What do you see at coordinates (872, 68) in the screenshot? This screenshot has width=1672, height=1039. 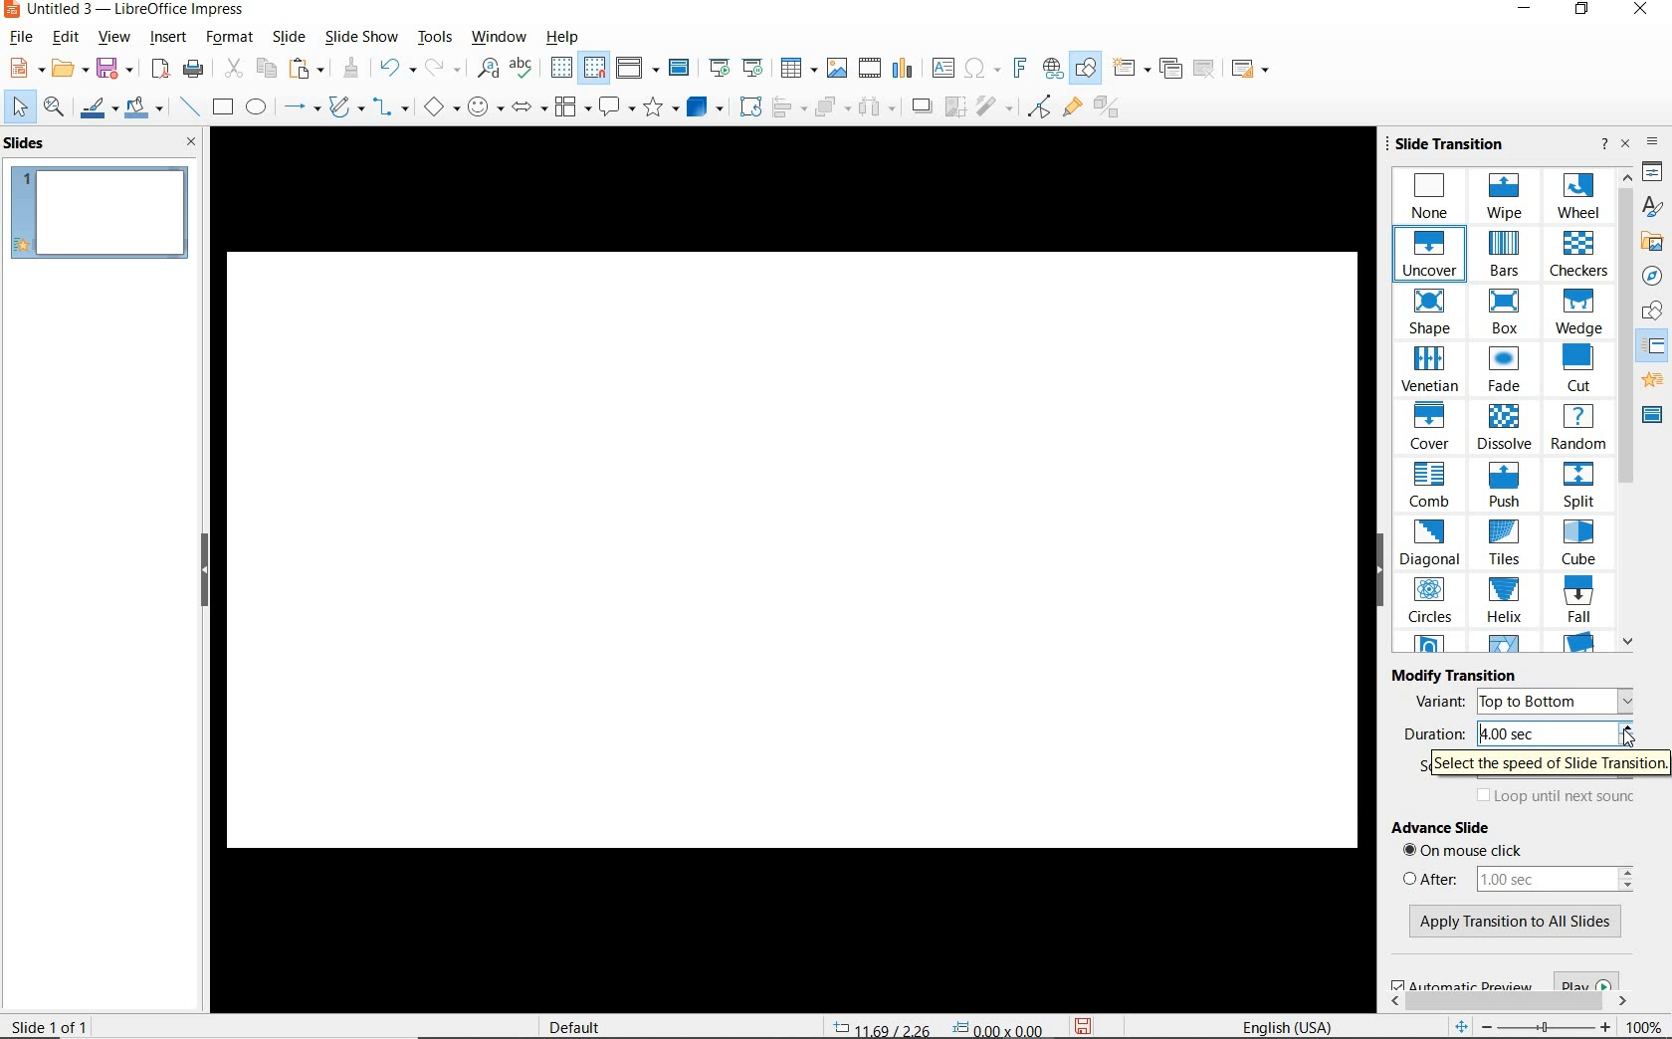 I see `INSERT AUDIO OR VIDEO` at bounding box center [872, 68].